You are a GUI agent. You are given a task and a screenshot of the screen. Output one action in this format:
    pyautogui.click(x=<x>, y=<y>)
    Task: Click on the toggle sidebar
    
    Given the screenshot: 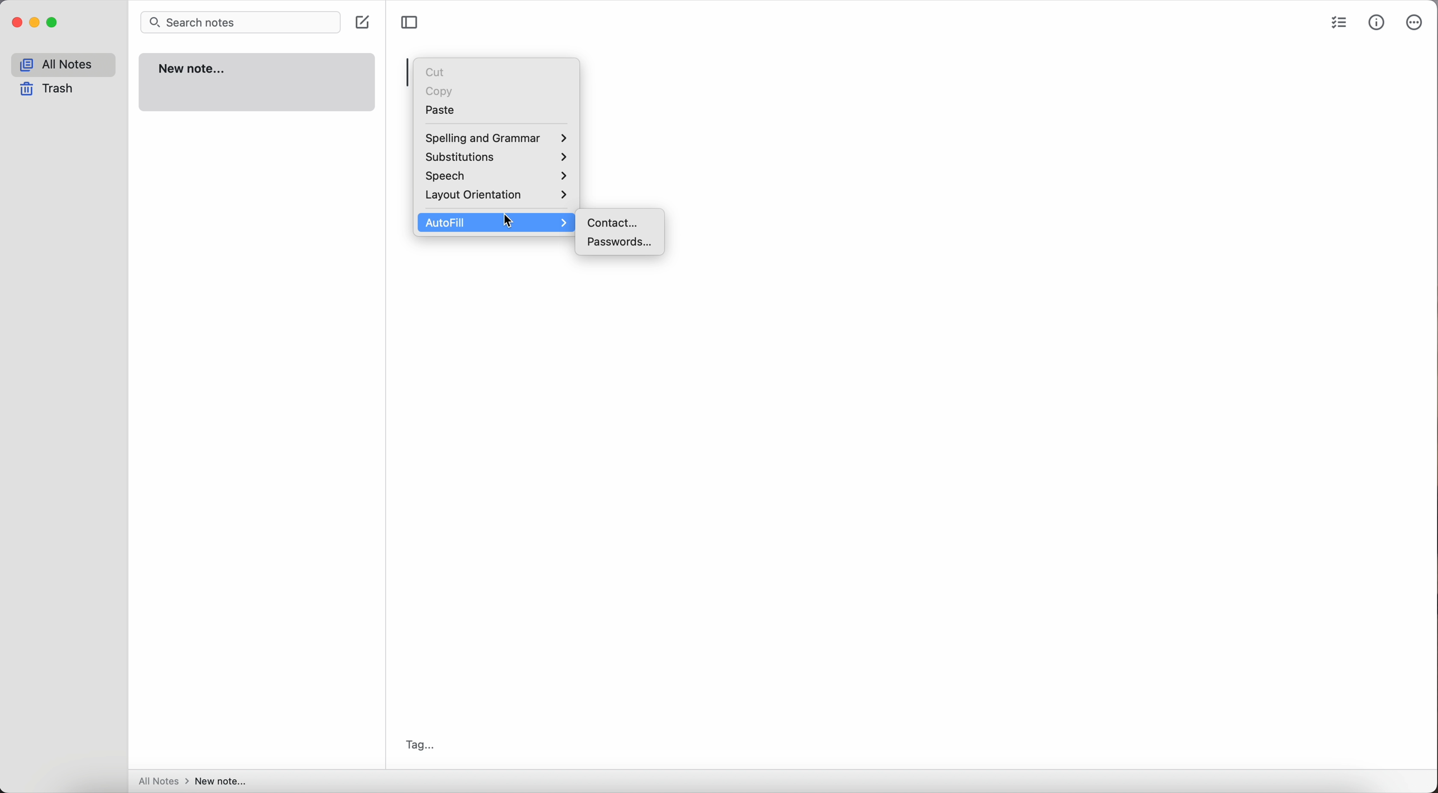 What is the action you would take?
    pyautogui.click(x=409, y=23)
    